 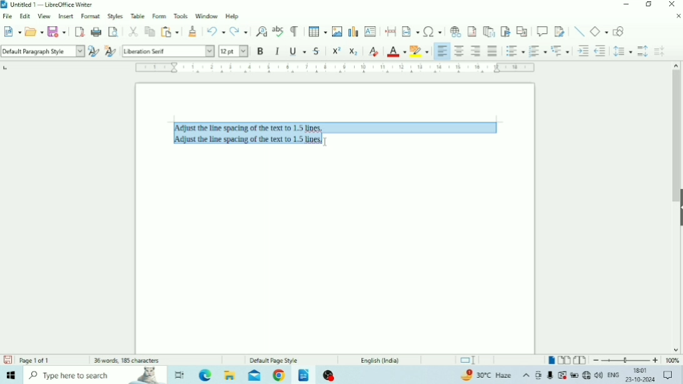 What do you see at coordinates (550, 375) in the screenshot?
I see `Mic` at bounding box center [550, 375].